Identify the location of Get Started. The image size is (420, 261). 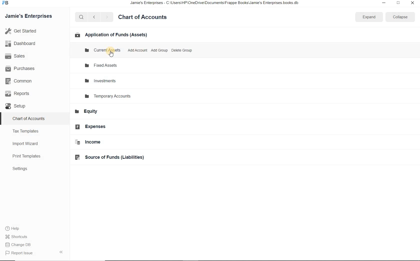
(32, 31).